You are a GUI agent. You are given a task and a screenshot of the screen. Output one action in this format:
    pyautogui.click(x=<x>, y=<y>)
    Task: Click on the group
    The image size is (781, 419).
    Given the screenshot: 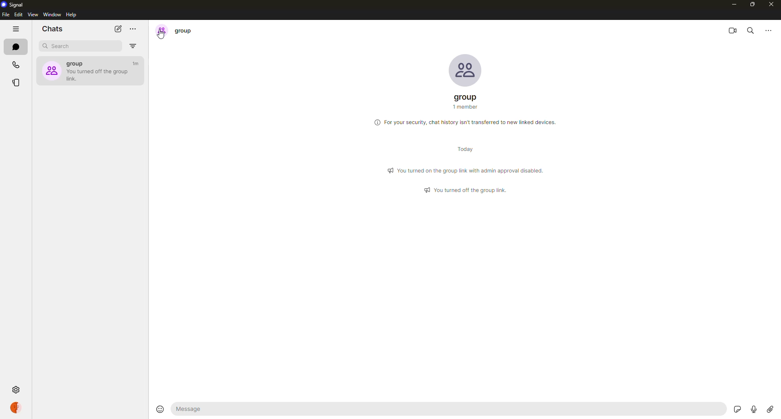 What is the action you would take?
    pyautogui.click(x=173, y=31)
    